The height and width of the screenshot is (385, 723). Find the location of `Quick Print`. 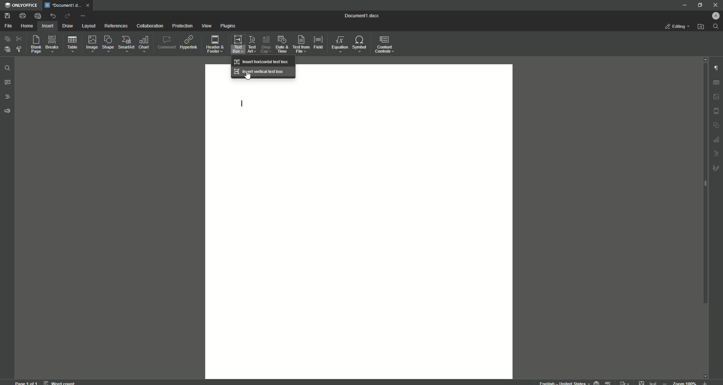

Quick Print is located at coordinates (38, 16).